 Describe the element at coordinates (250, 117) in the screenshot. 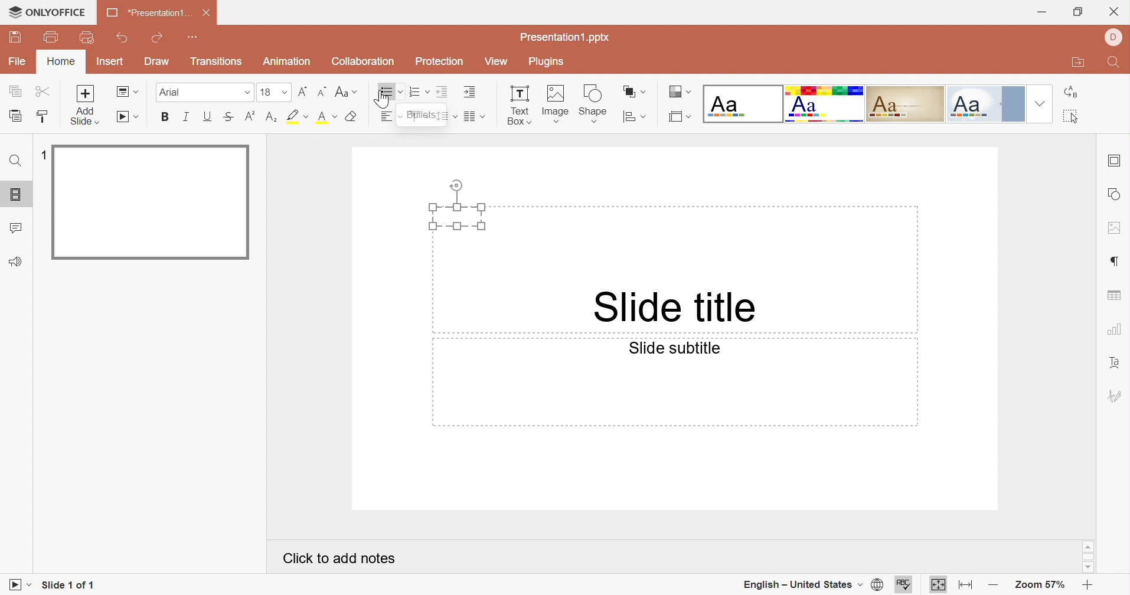

I see `Subscript` at that location.